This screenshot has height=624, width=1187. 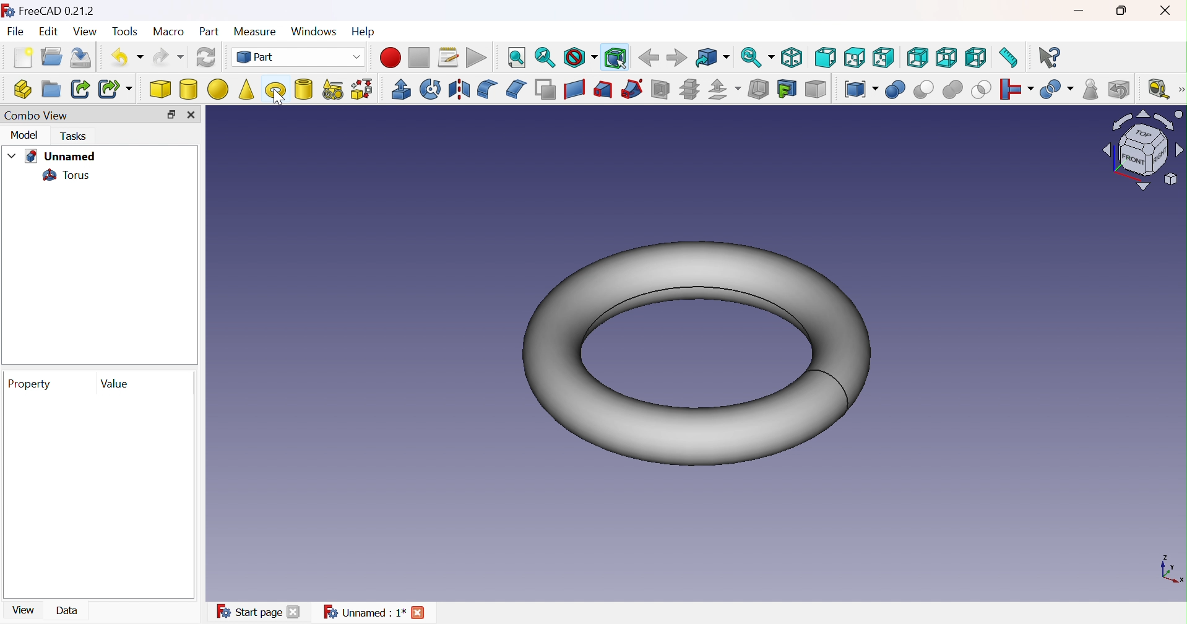 I want to click on Thickness, so click(x=758, y=89).